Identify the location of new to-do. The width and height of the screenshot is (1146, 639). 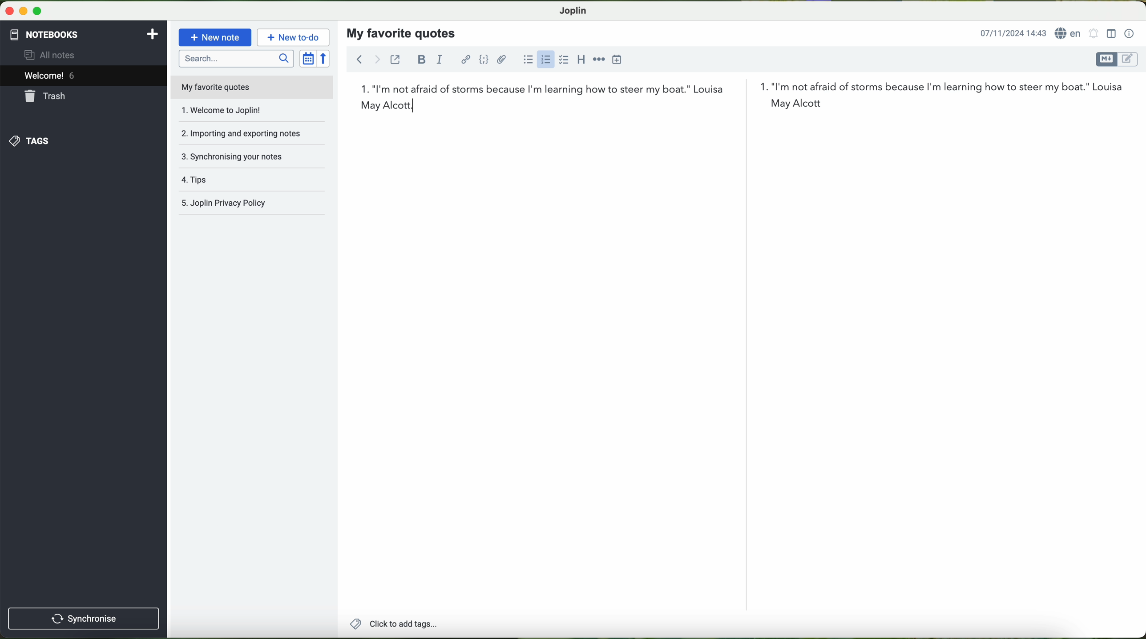
(295, 38).